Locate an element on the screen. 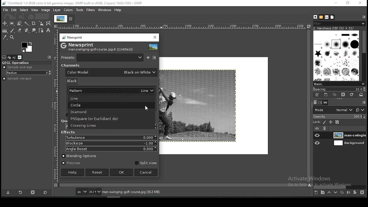 The height and width of the screenshot is (207, 368). colors is located at coordinates (27, 47).